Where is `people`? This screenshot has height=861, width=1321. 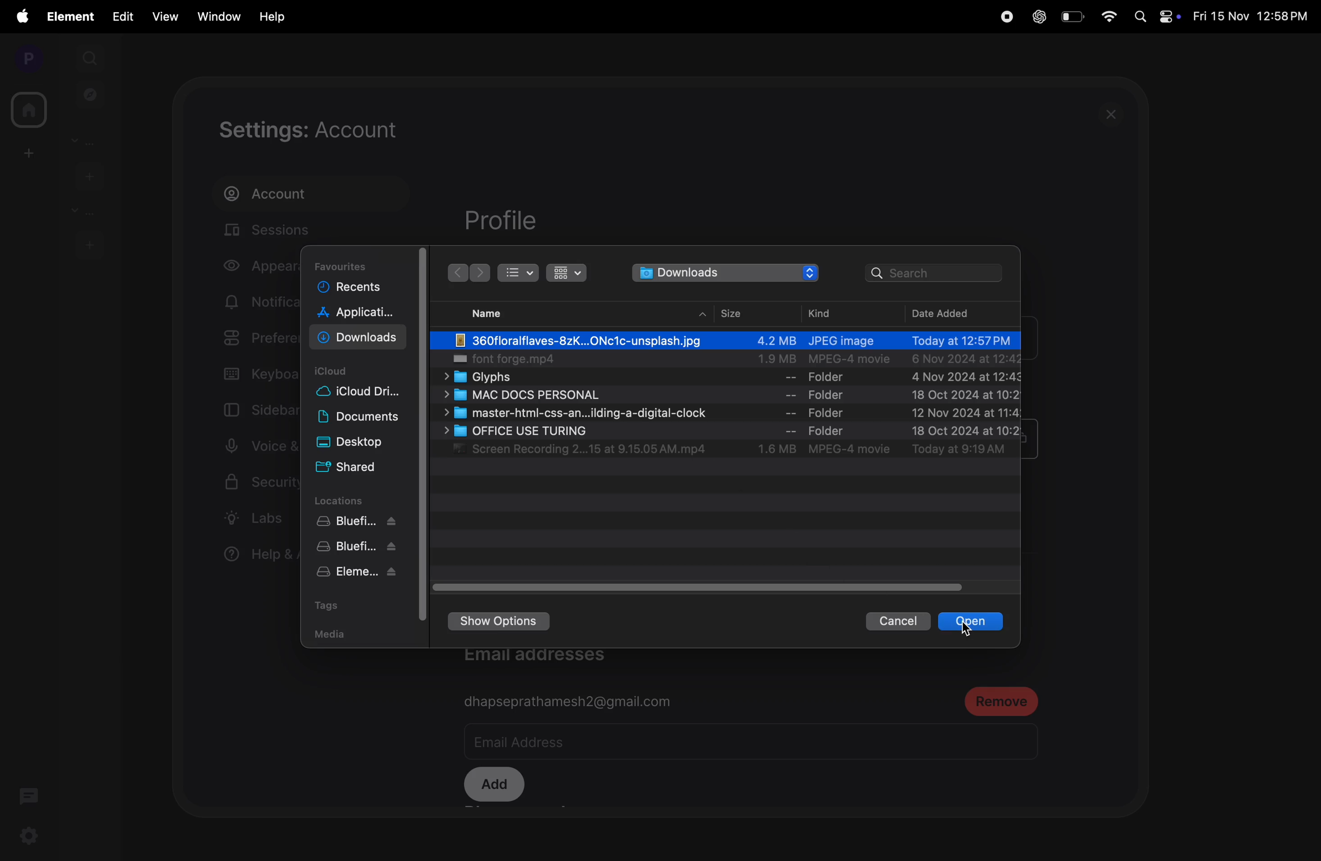 people is located at coordinates (88, 141).